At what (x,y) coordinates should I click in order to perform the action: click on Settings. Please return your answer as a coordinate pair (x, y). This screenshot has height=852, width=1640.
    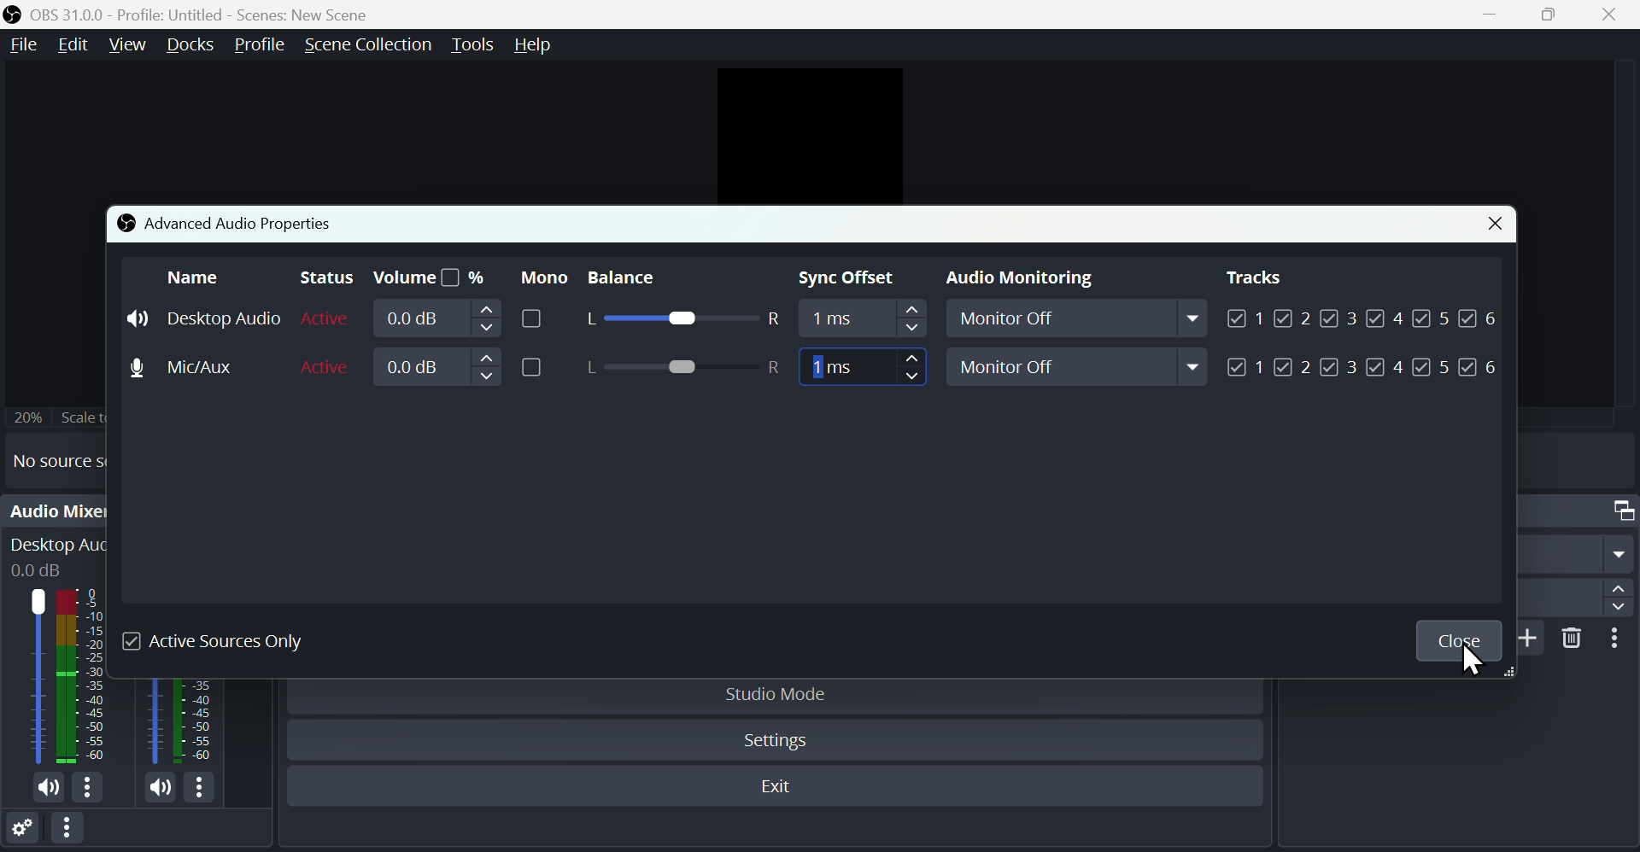
    Looking at the image, I should click on (22, 832).